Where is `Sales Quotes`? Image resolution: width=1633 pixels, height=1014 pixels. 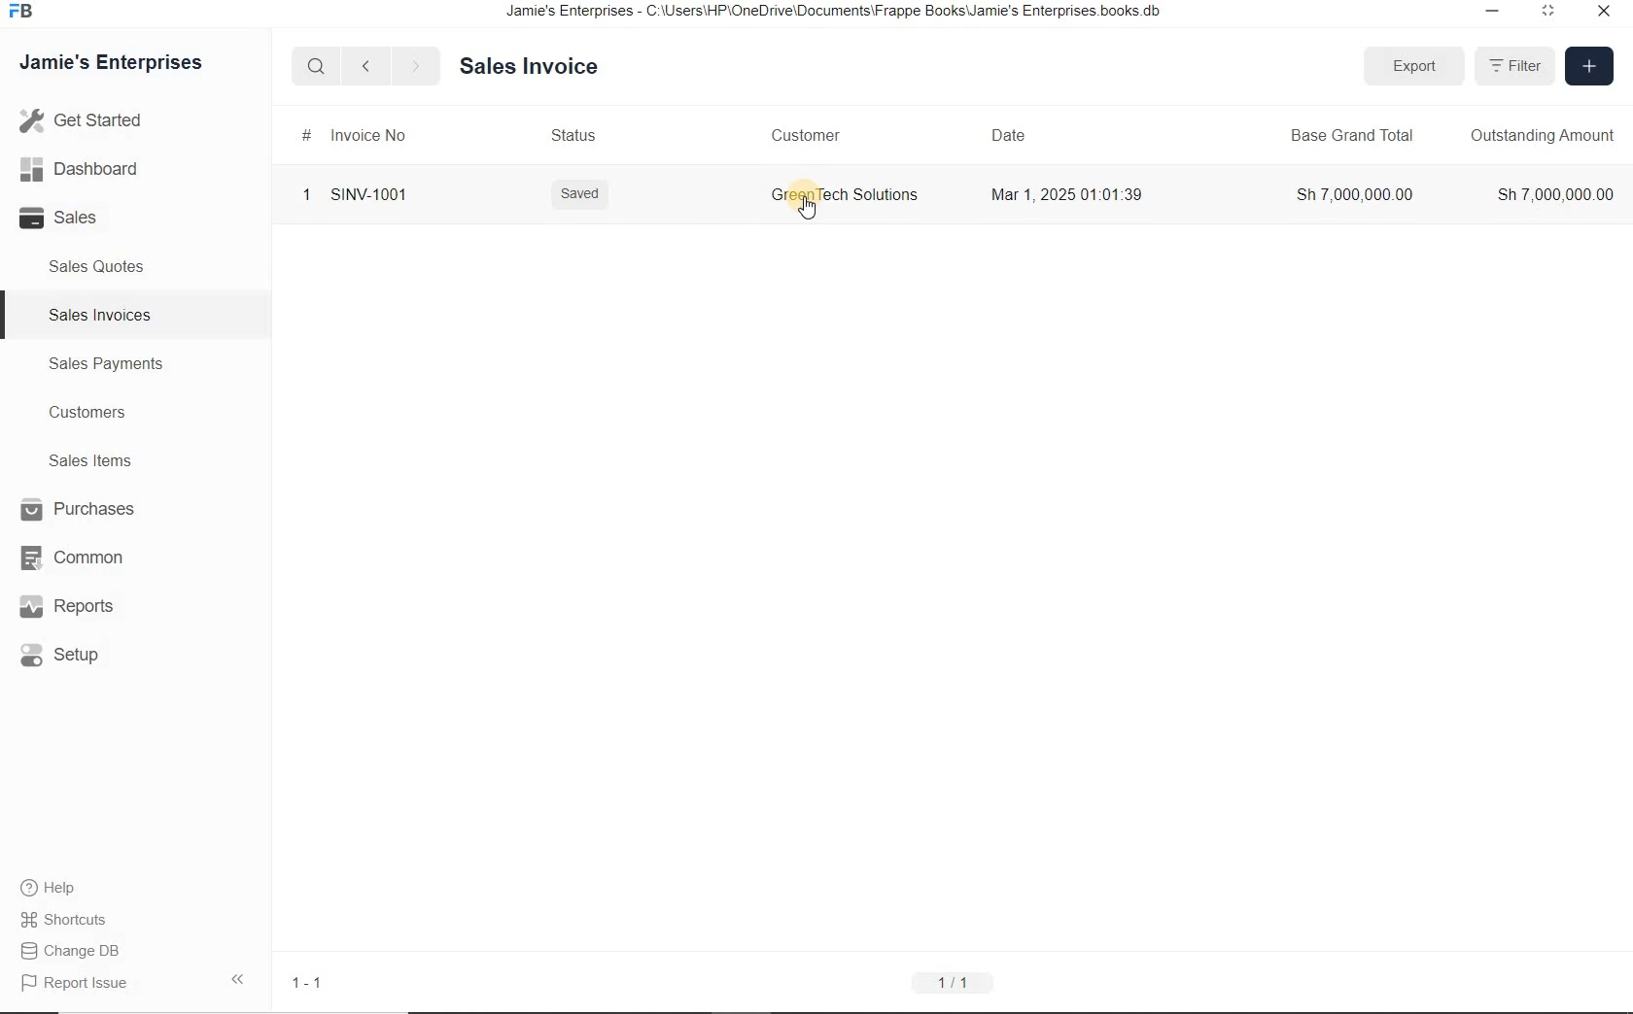 Sales Quotes is located at coordinates (98, 270).